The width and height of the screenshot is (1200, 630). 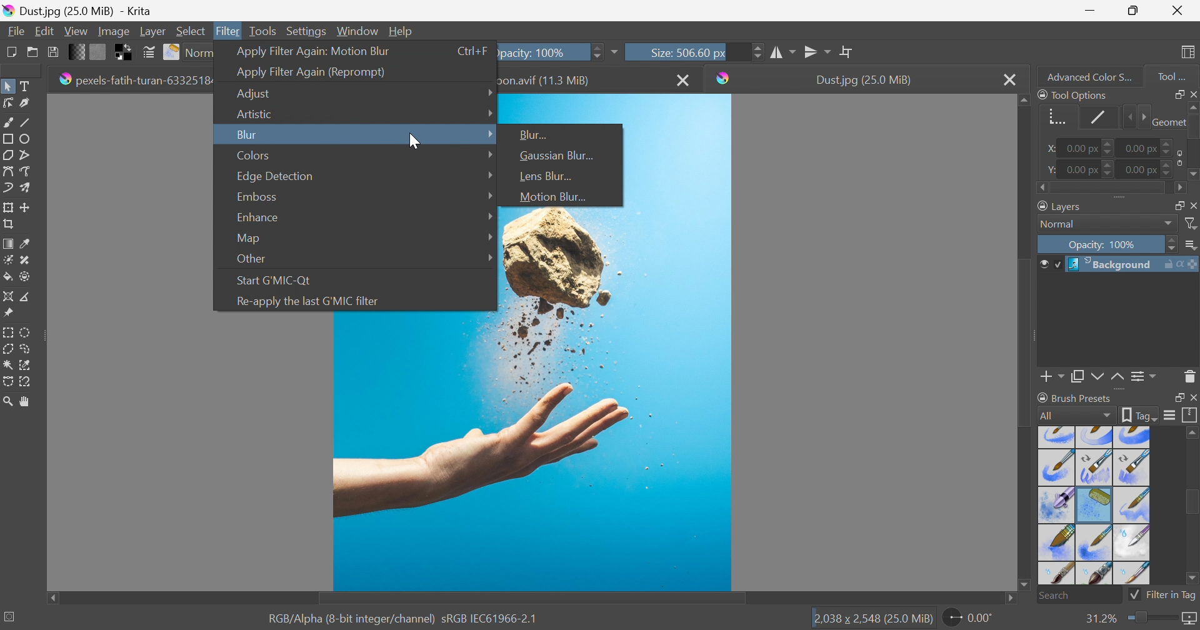 I want to click on Slider, so click(x=1110, y=189).